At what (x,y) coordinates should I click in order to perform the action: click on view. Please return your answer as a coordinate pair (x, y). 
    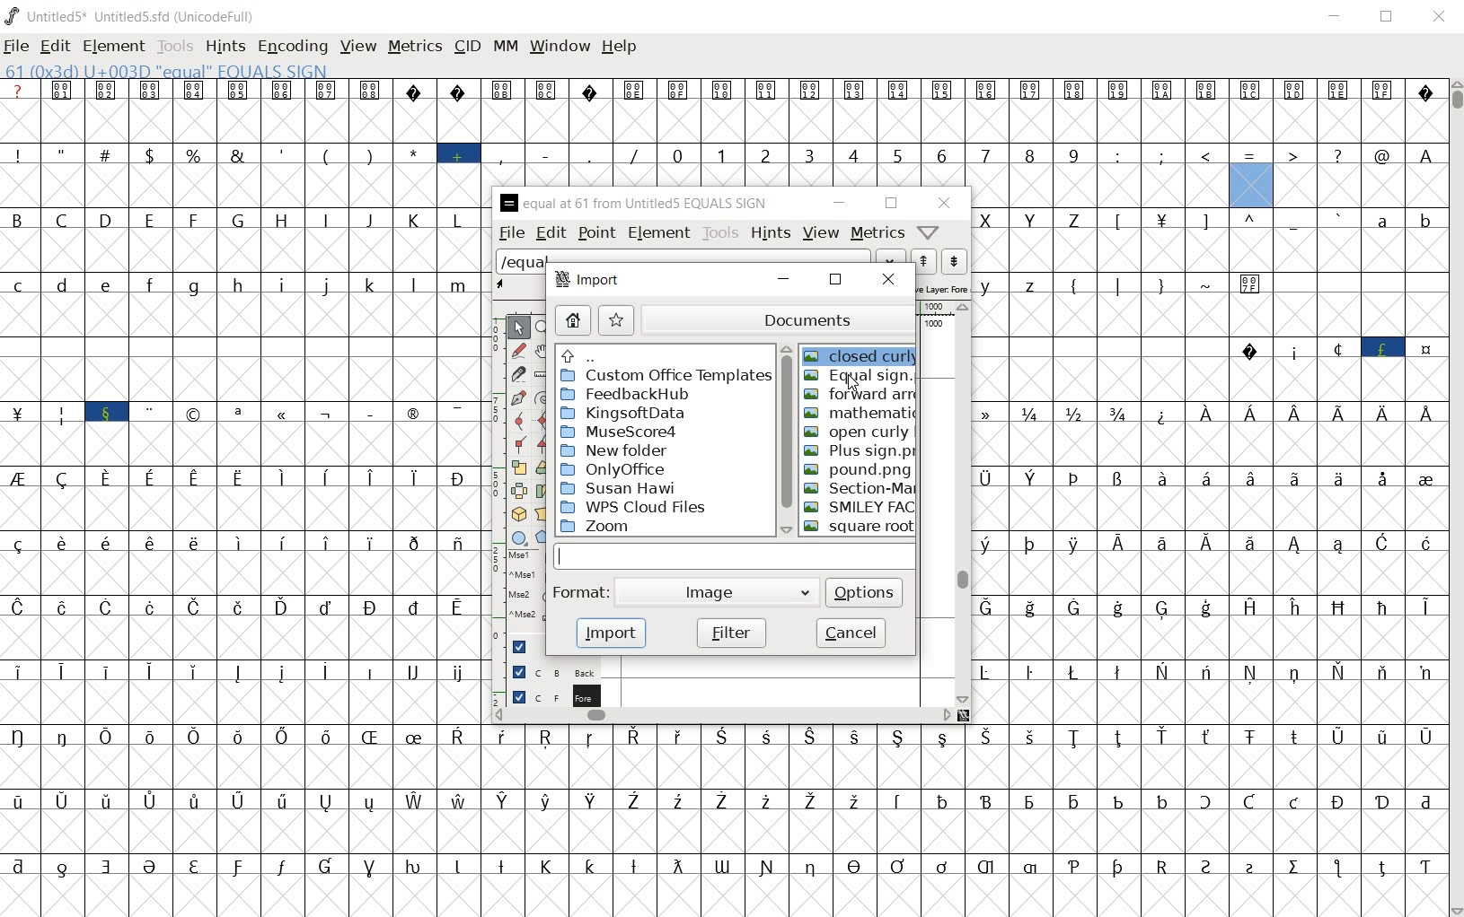
    Looking at the image, I should click on (357, 48).